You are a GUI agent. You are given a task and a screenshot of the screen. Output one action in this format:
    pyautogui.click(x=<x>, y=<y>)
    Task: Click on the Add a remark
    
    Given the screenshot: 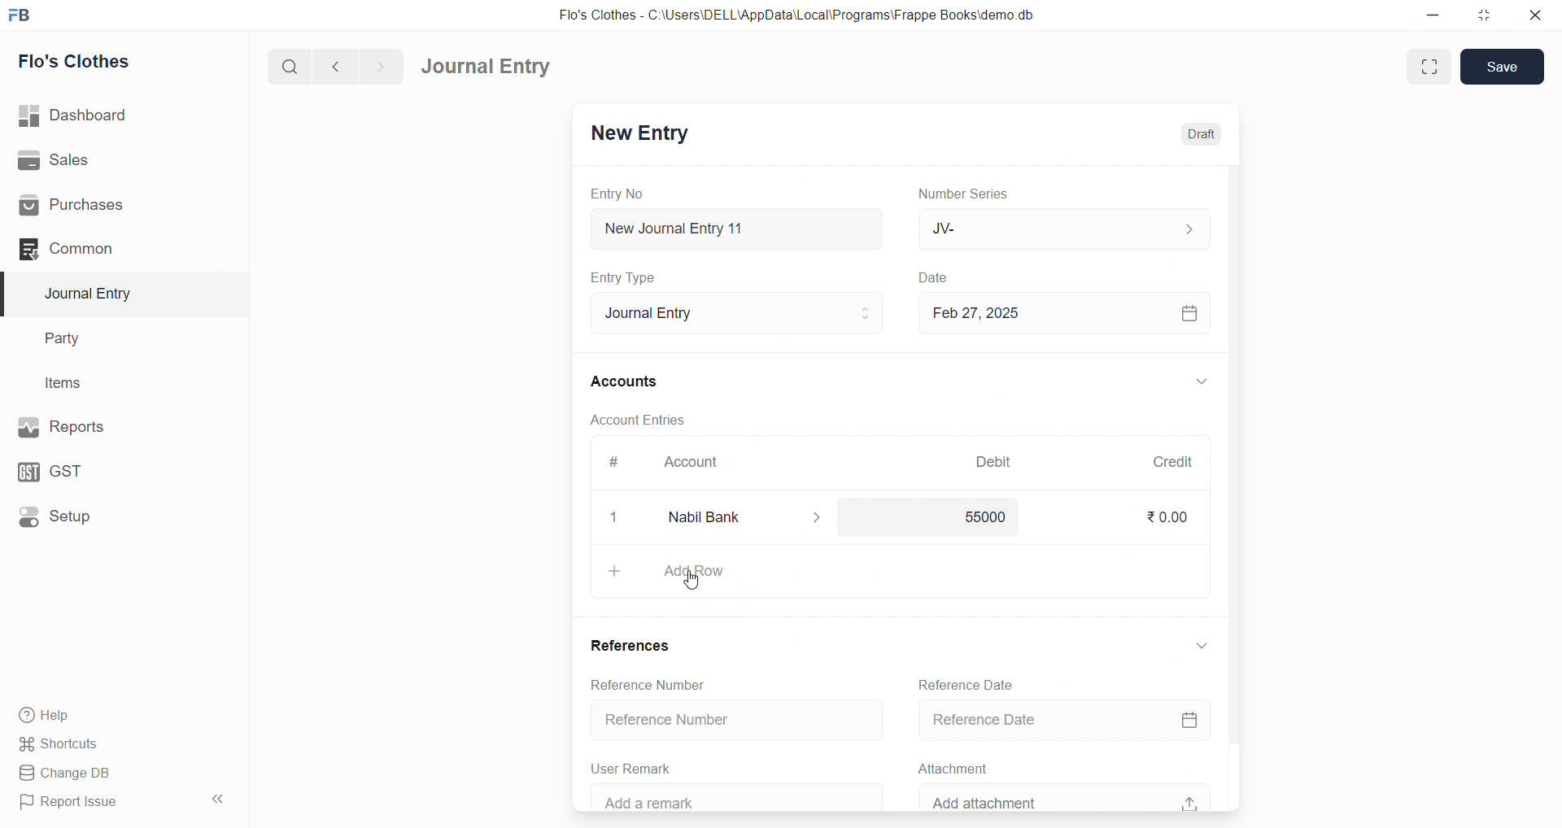 What is the action you would take?
    pyautogui.click(x=733, y=796)
    